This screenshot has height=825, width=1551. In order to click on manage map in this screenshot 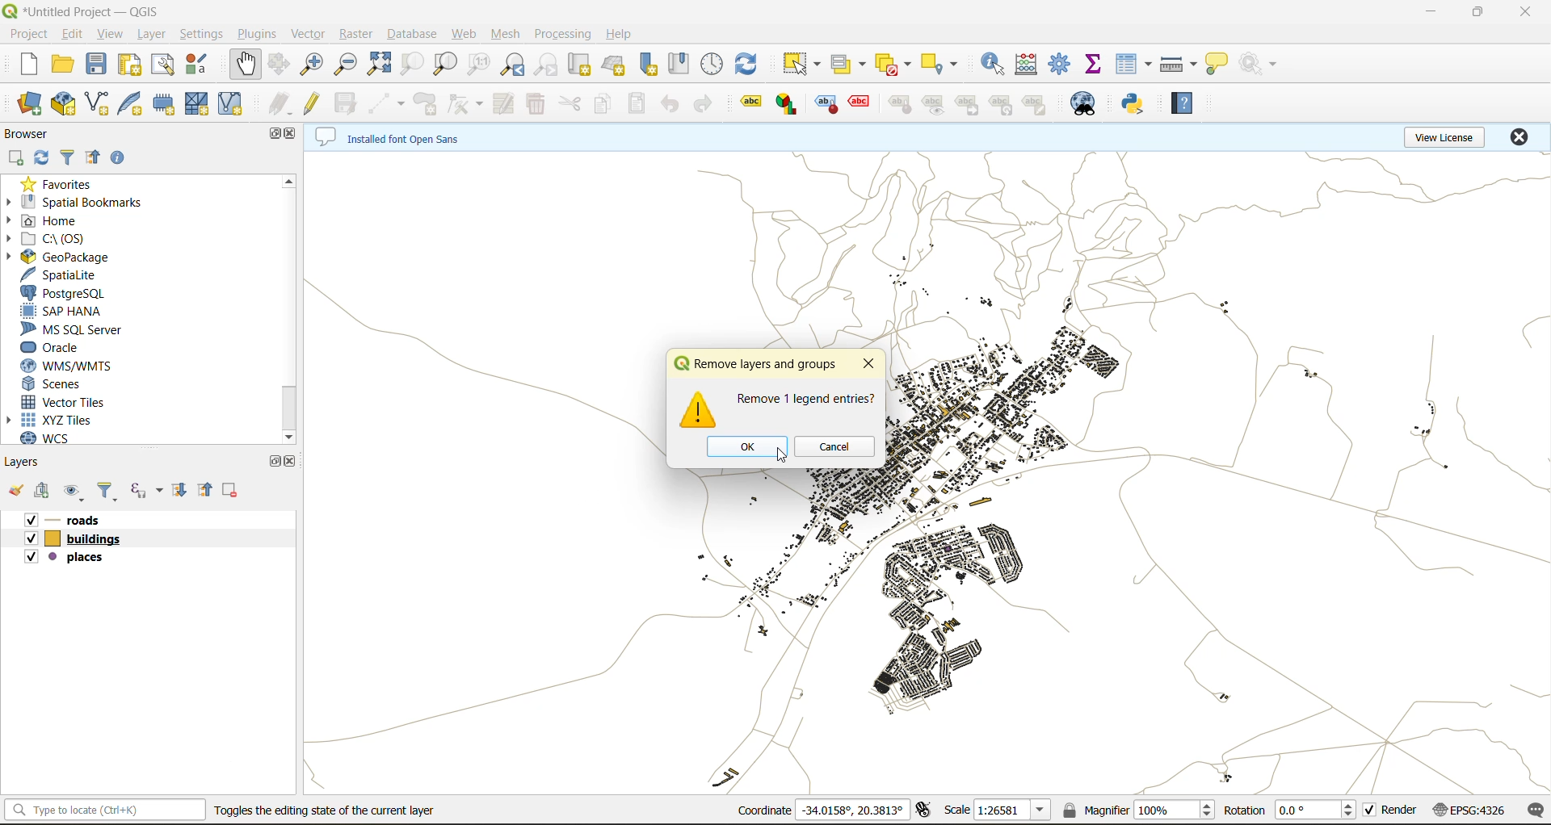, I will do `click(78, 492)`.